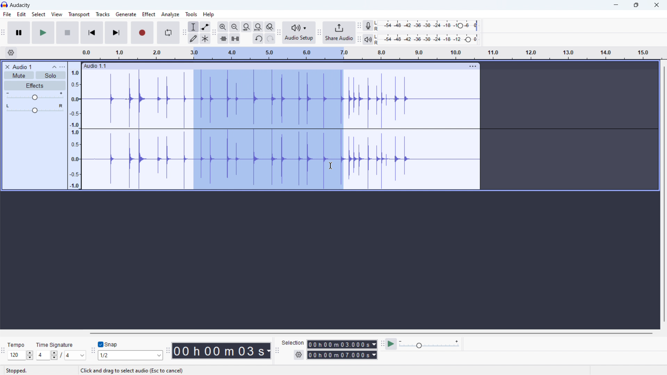 The width and height of the screenshot is (667, 375). Describe the element at coordinates (270, 26) in the screenshot. I see `toggle zoom` at that location.